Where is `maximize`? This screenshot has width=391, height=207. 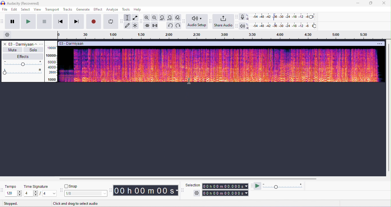
maximize is located at coordinates (370, 3).